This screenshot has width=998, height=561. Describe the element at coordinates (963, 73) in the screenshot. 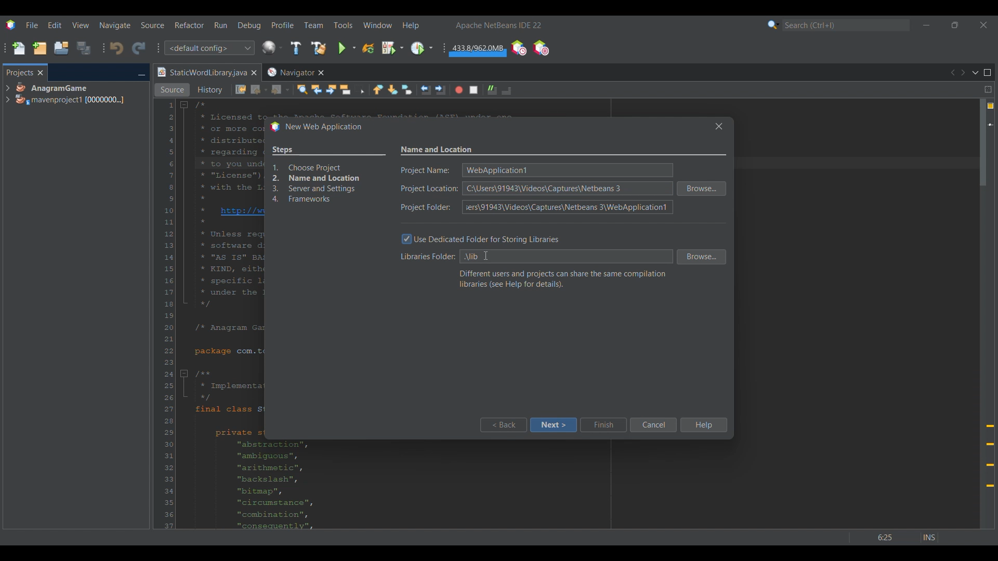

I see `Next` at that location.